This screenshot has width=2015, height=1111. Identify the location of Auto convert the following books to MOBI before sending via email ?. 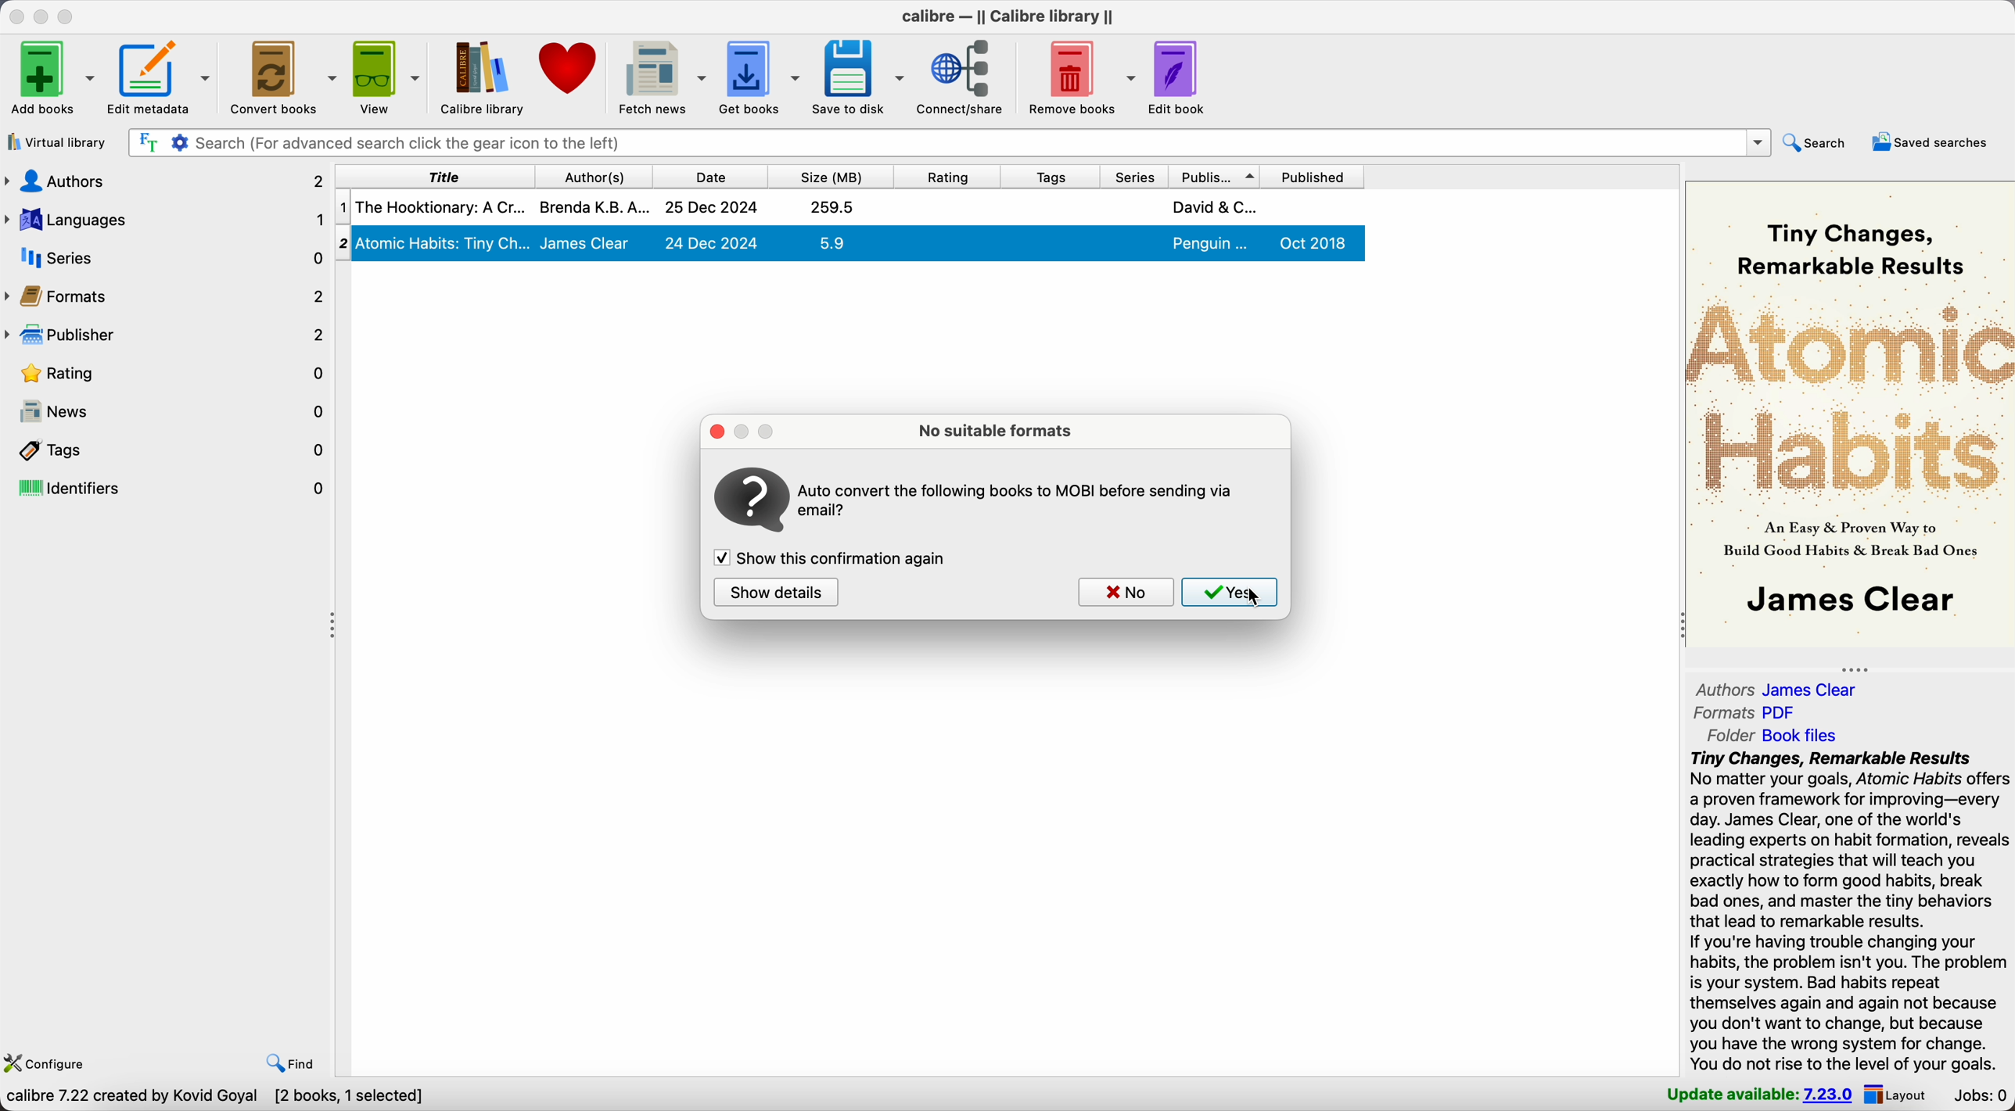
(1021, 497).